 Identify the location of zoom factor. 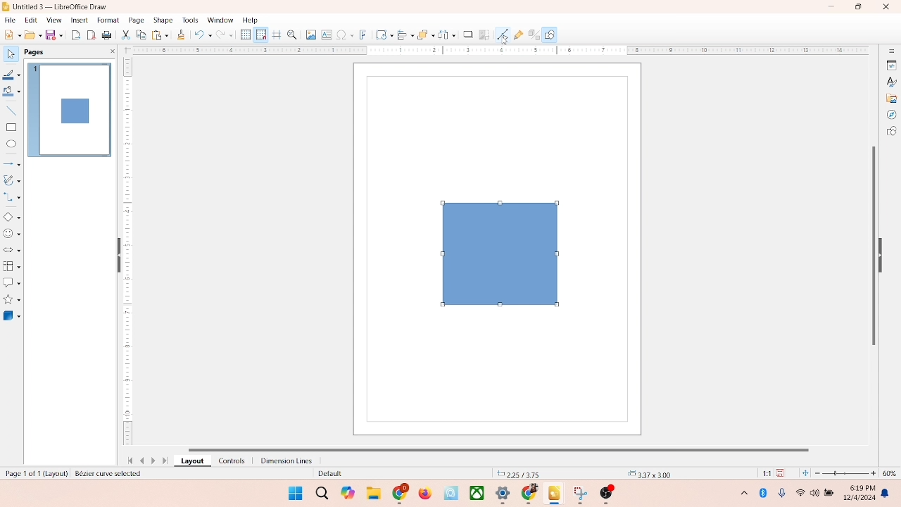
(846, 473).